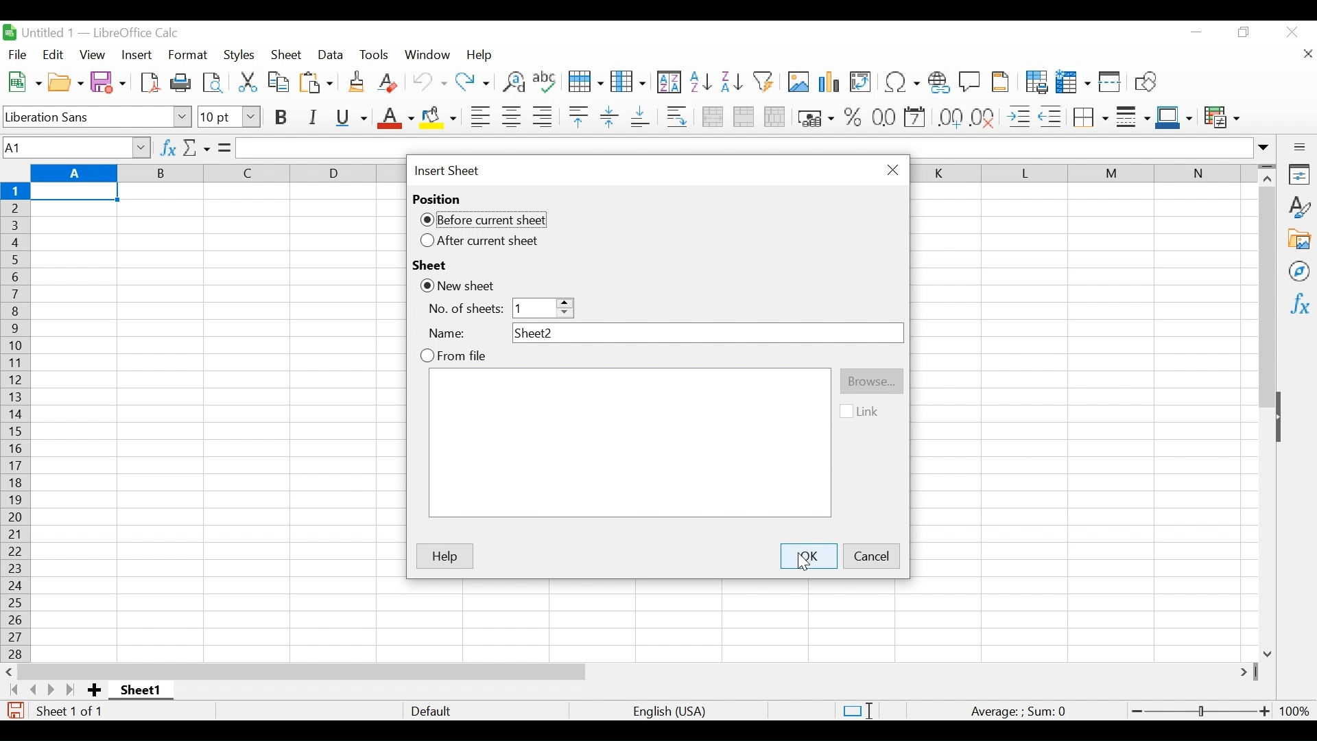 This screenshot has height=741, width=1317. I want to click on Align Center, so click(512, 117).